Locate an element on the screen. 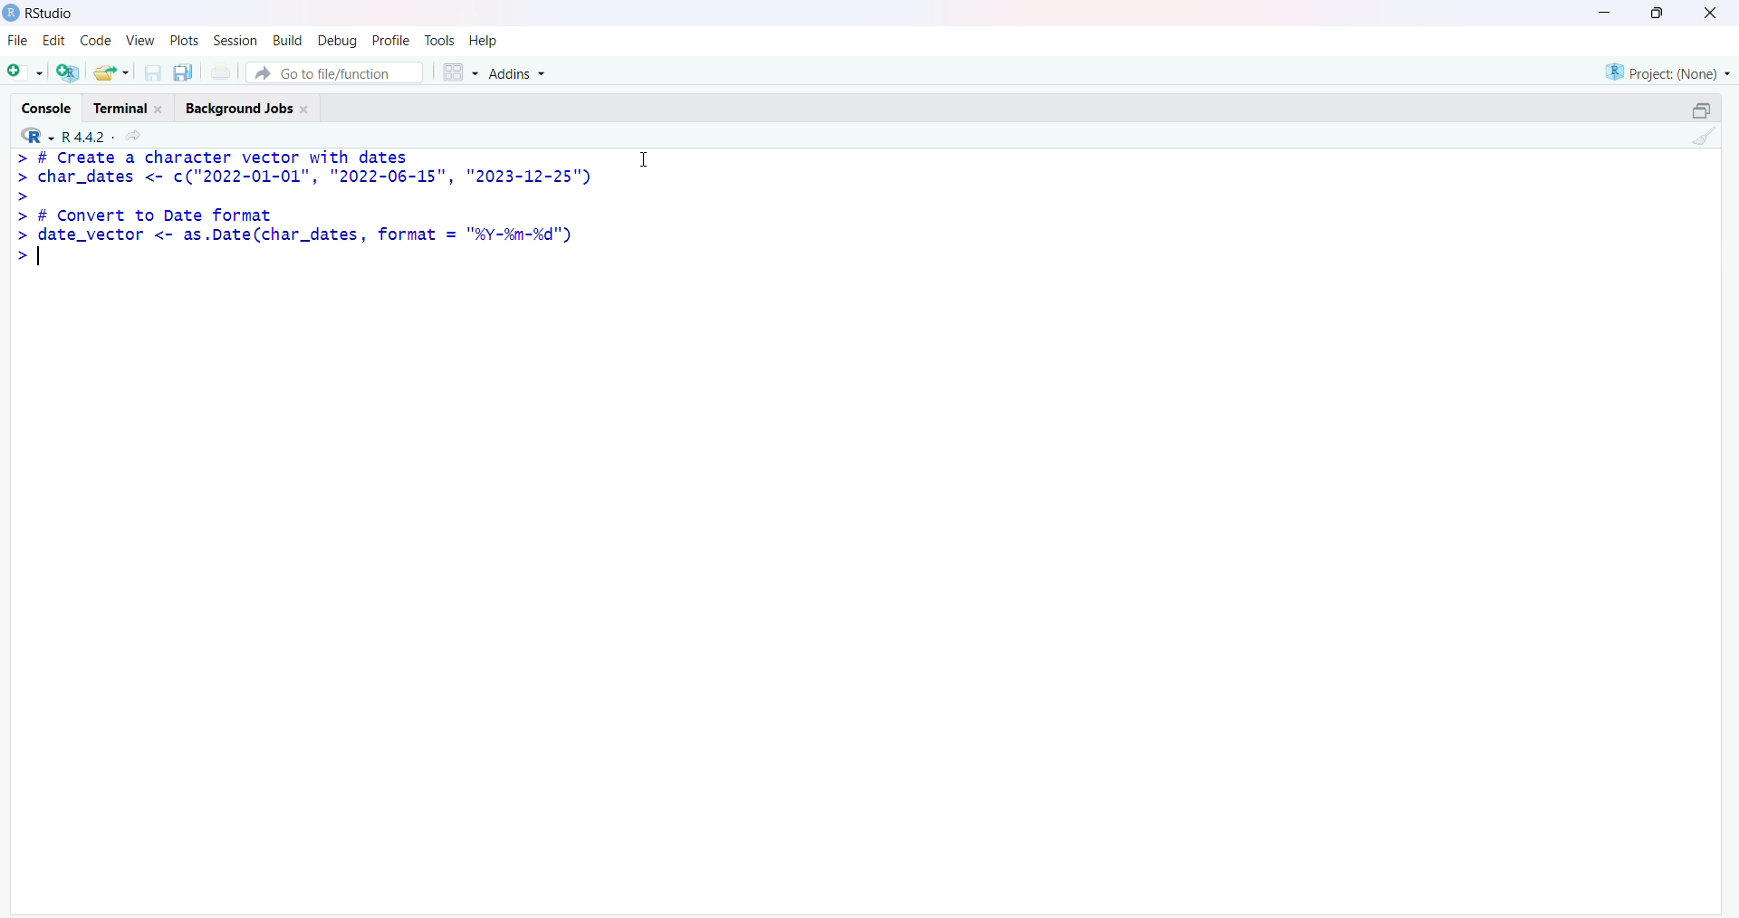 This screenshot has height=918, width=1739. Help is located at coordinates (485, 41).